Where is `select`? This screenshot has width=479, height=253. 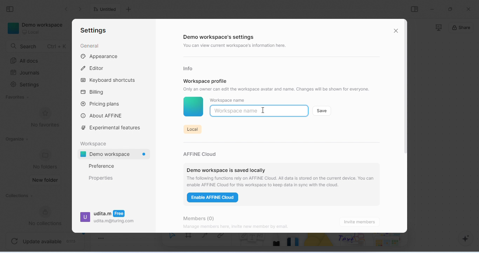
select is located at coordinates (172, 240).